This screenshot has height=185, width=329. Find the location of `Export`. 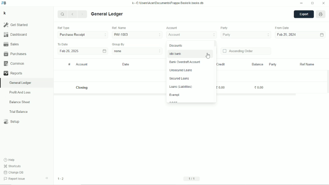

Export is located at coordinates (304, 14).